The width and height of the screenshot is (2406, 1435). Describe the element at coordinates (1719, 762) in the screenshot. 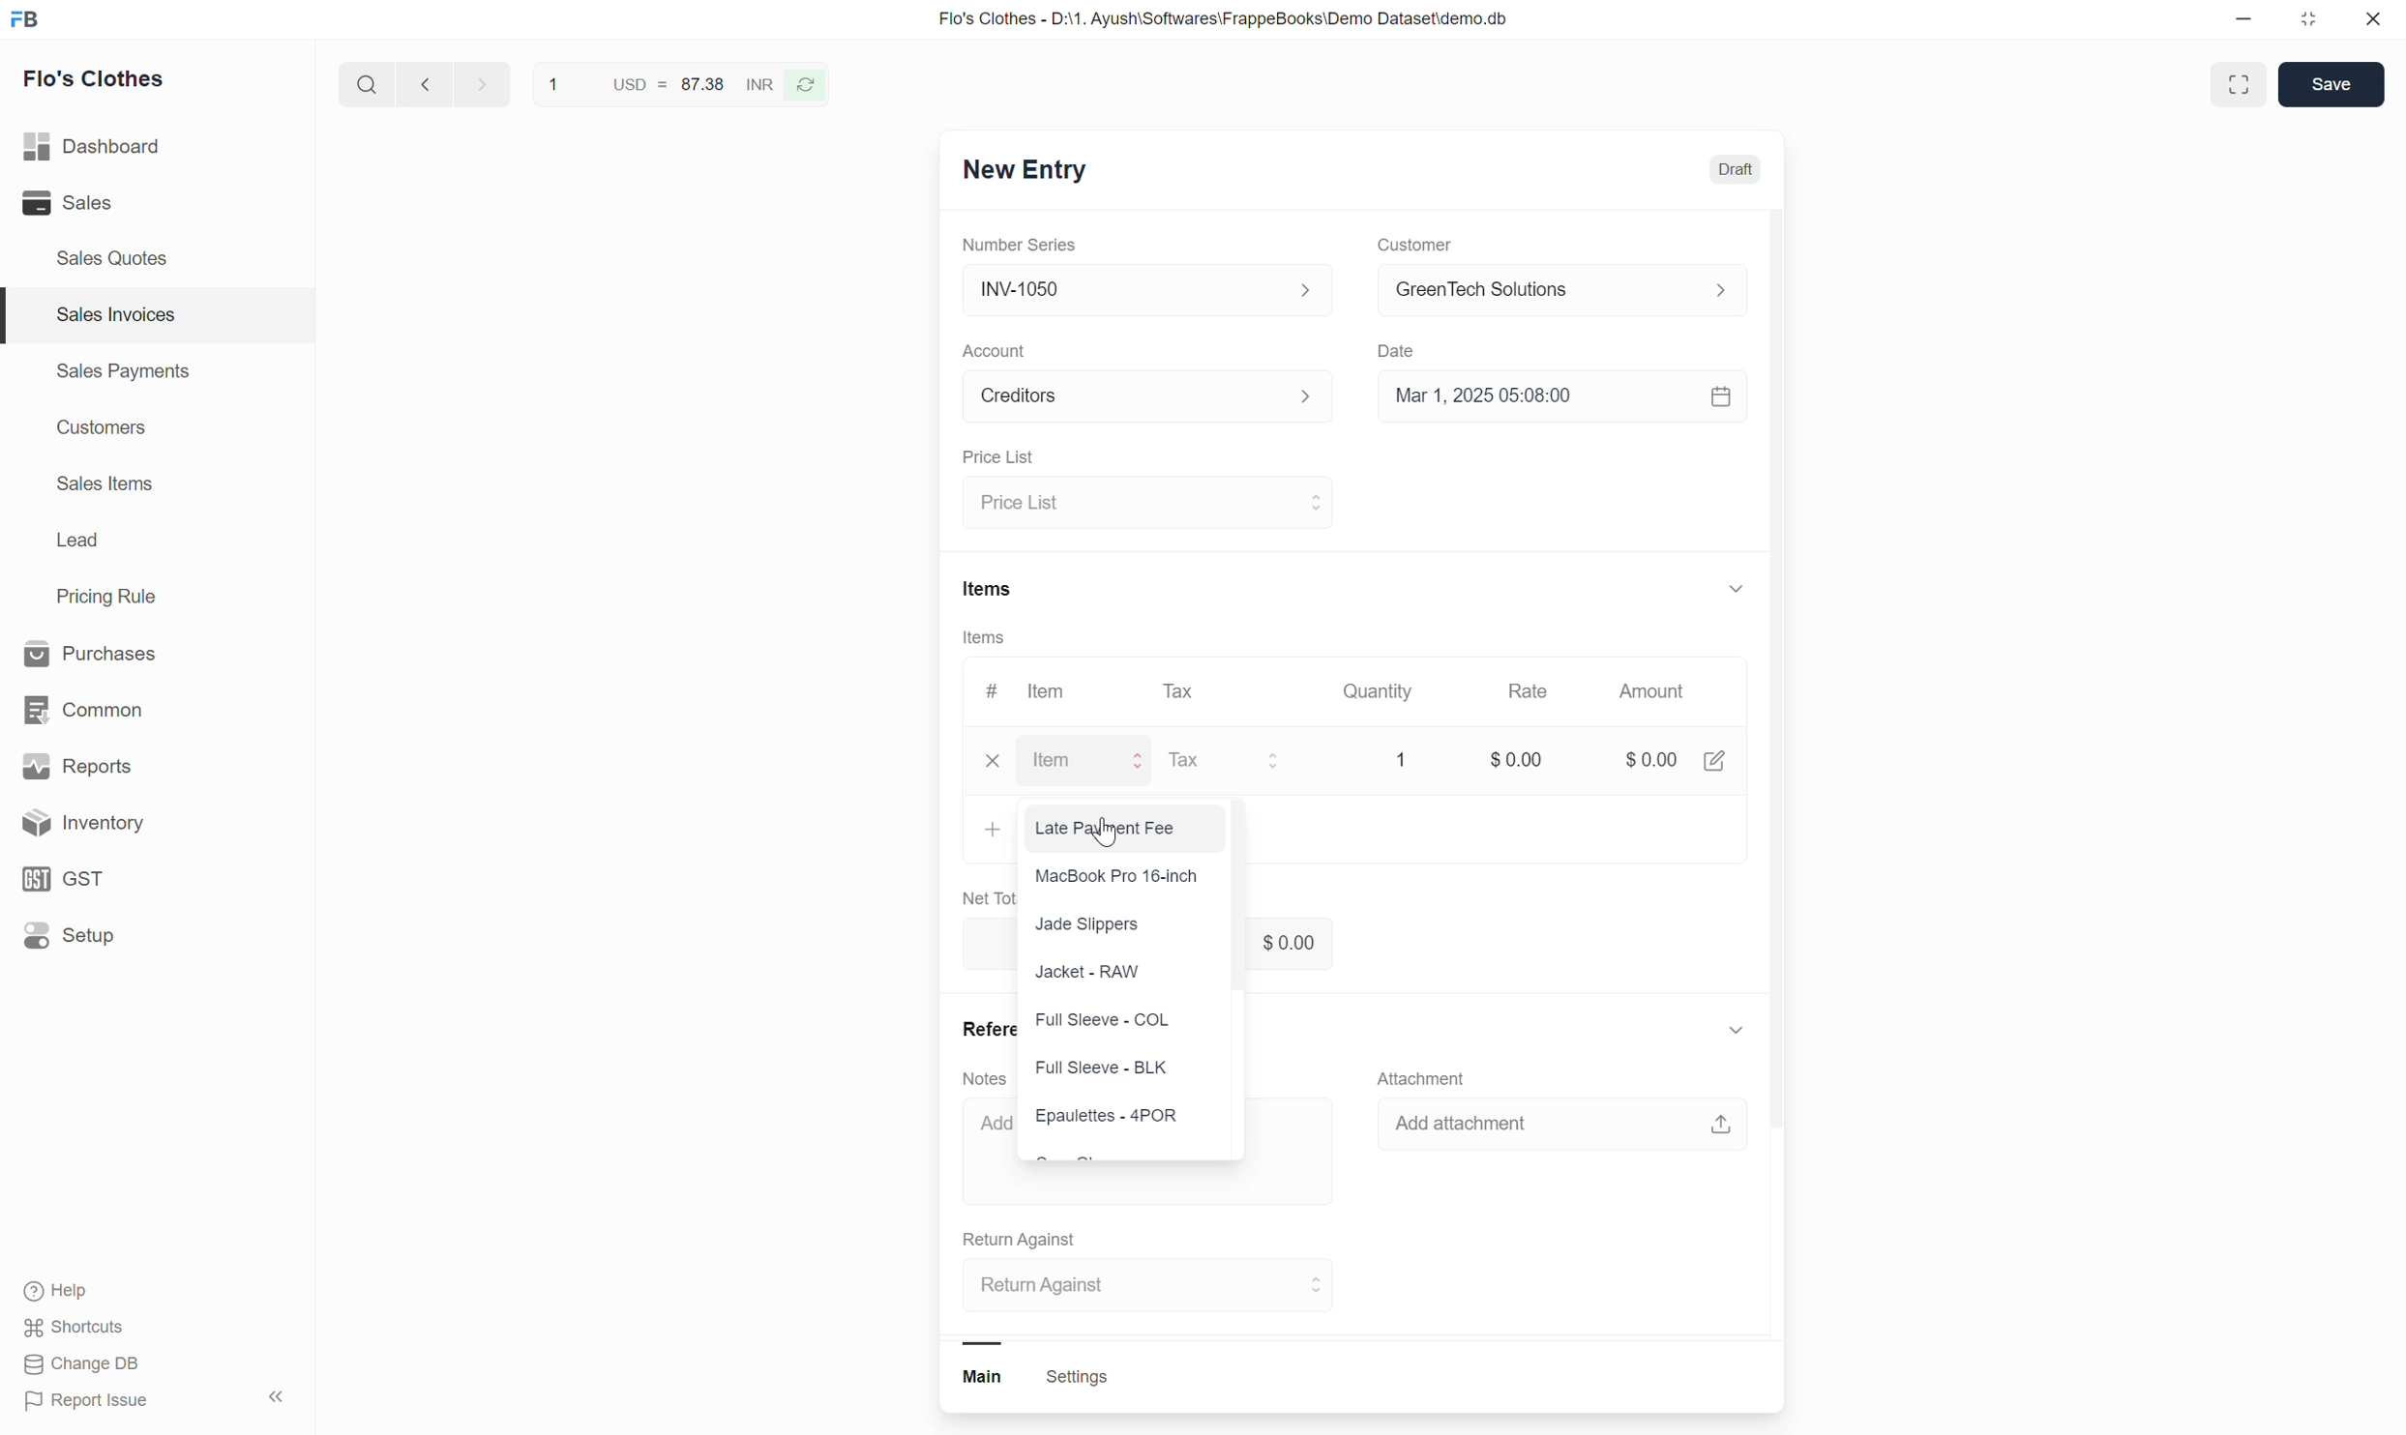

I see `edit amount ` at that location.